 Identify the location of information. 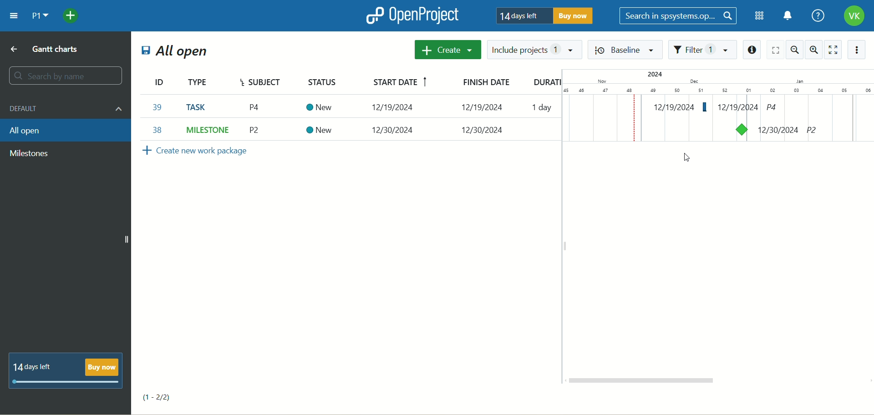
(752, 51).